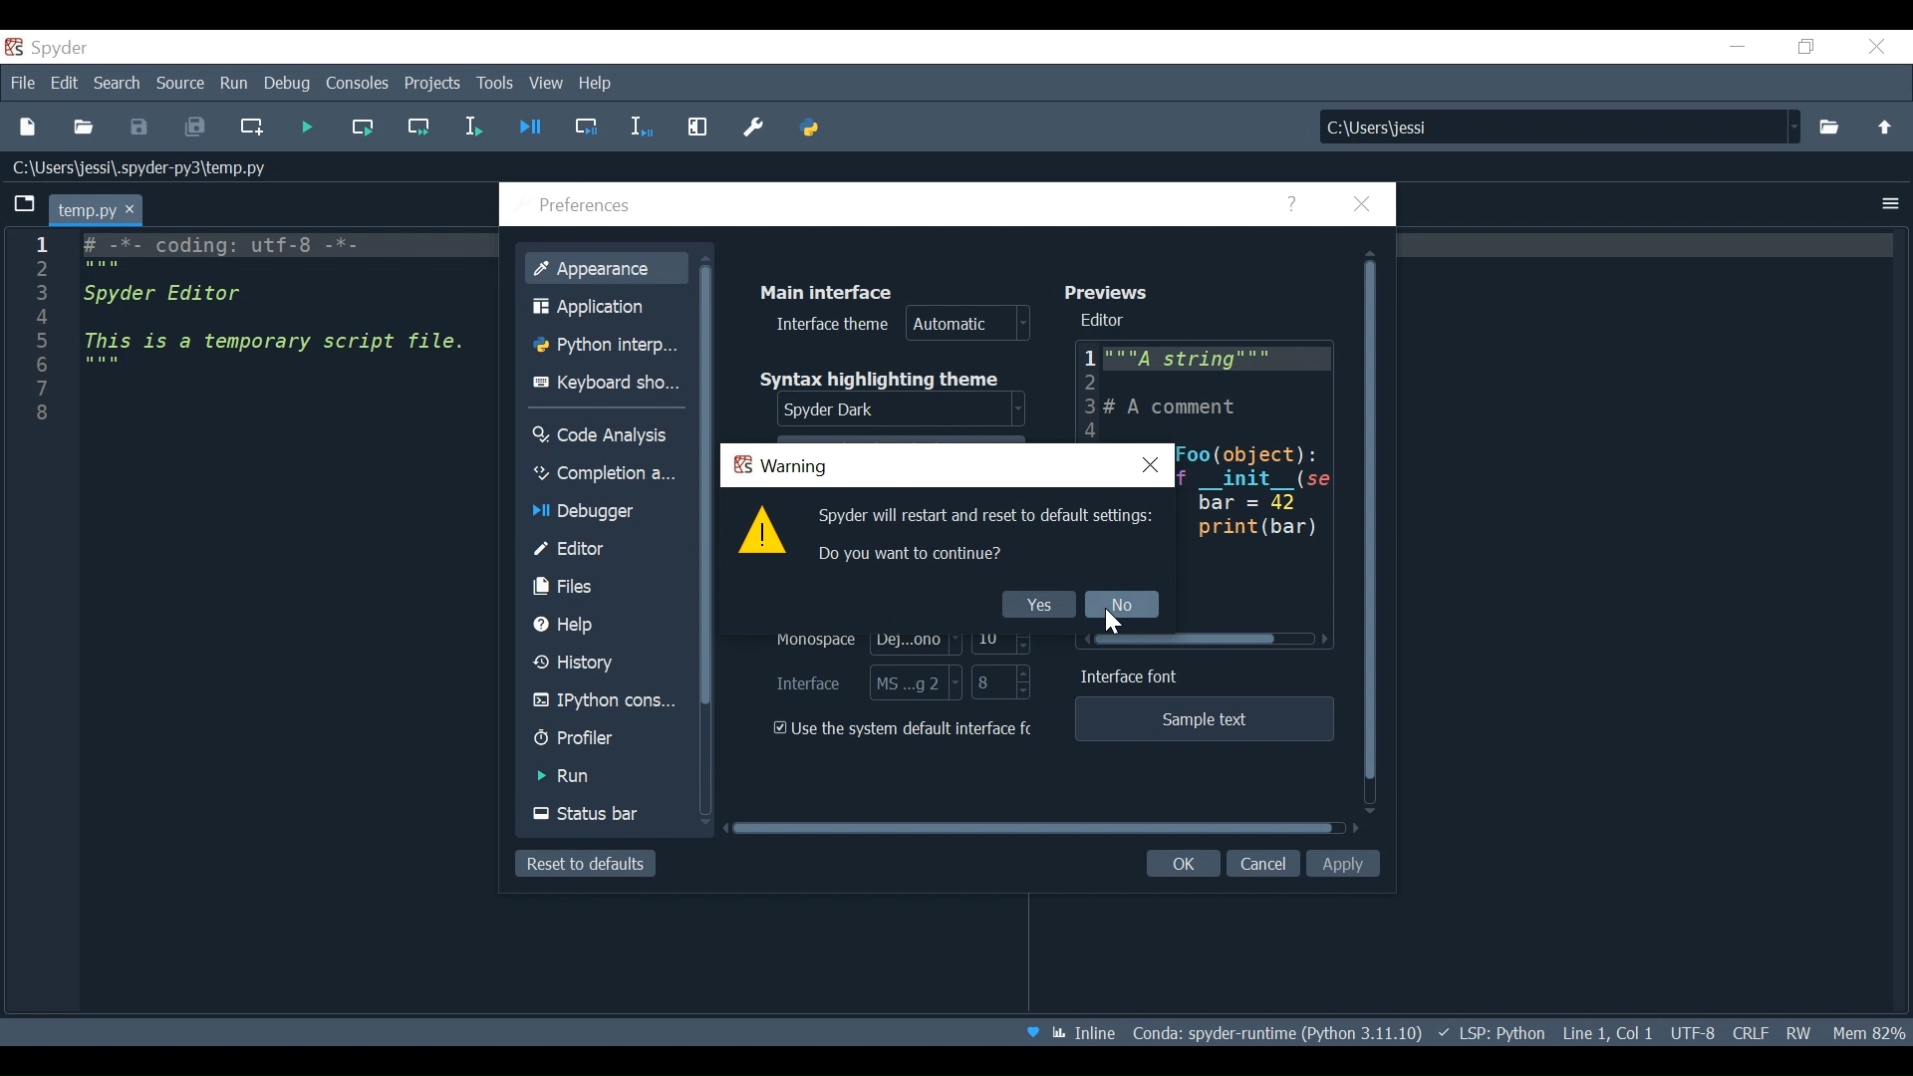 Image resolution: width=1913 pixels, height=1076 pixels. What do you see at coordinates (828, 292) in the screenshot?
I see `Main interface` at bounding box center [828, 292].